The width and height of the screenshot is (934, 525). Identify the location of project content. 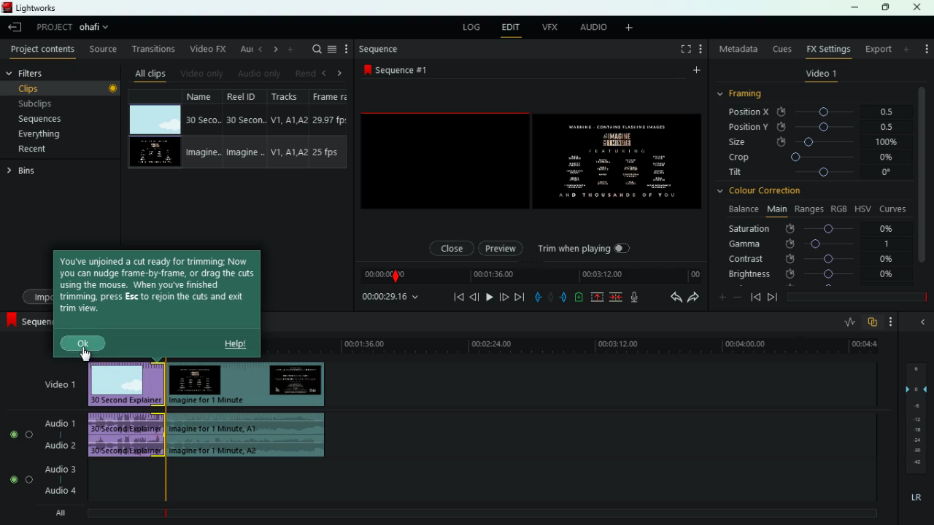
(43, 50).